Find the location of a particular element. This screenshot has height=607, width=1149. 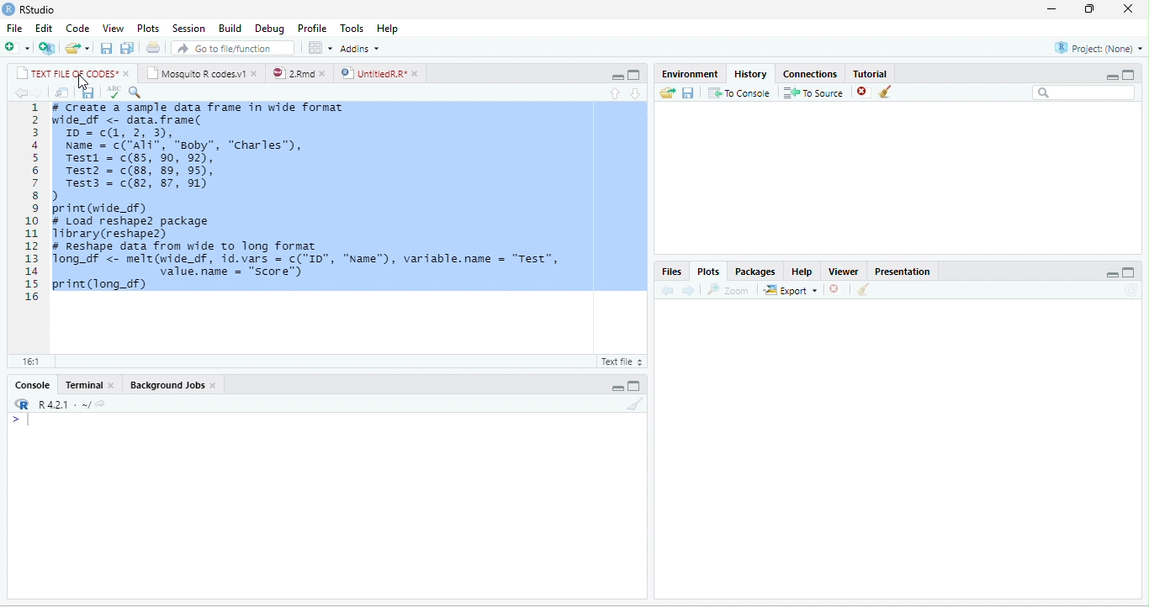

forward is located at coordinates (37, 92).